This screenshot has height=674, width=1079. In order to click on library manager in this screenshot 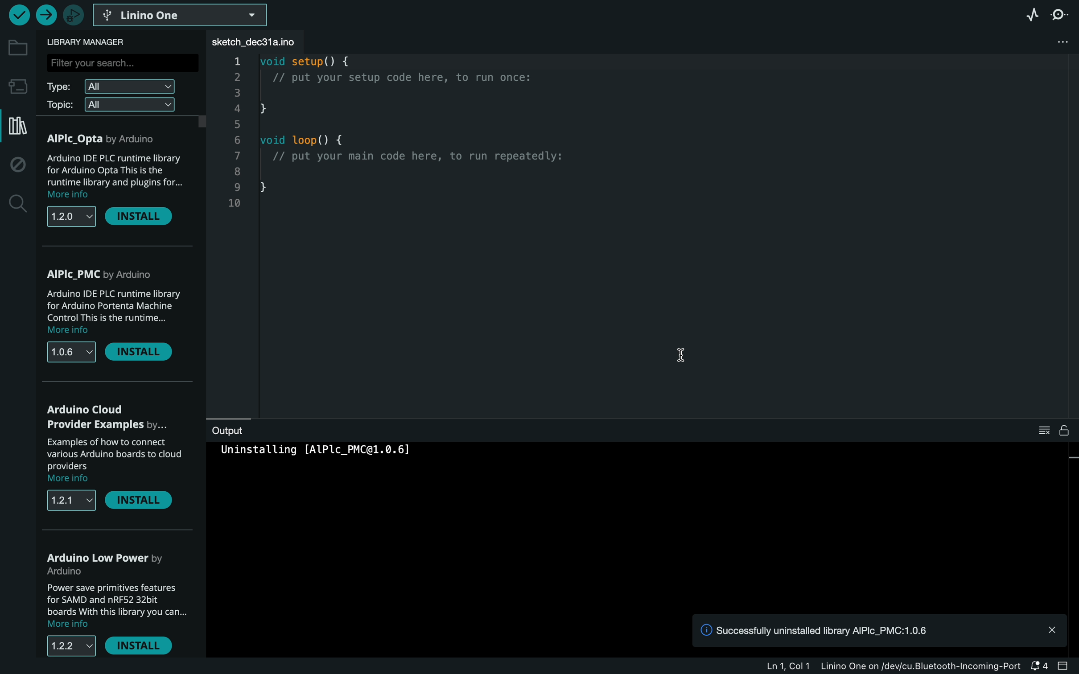, I will do `click(16, 127)`.